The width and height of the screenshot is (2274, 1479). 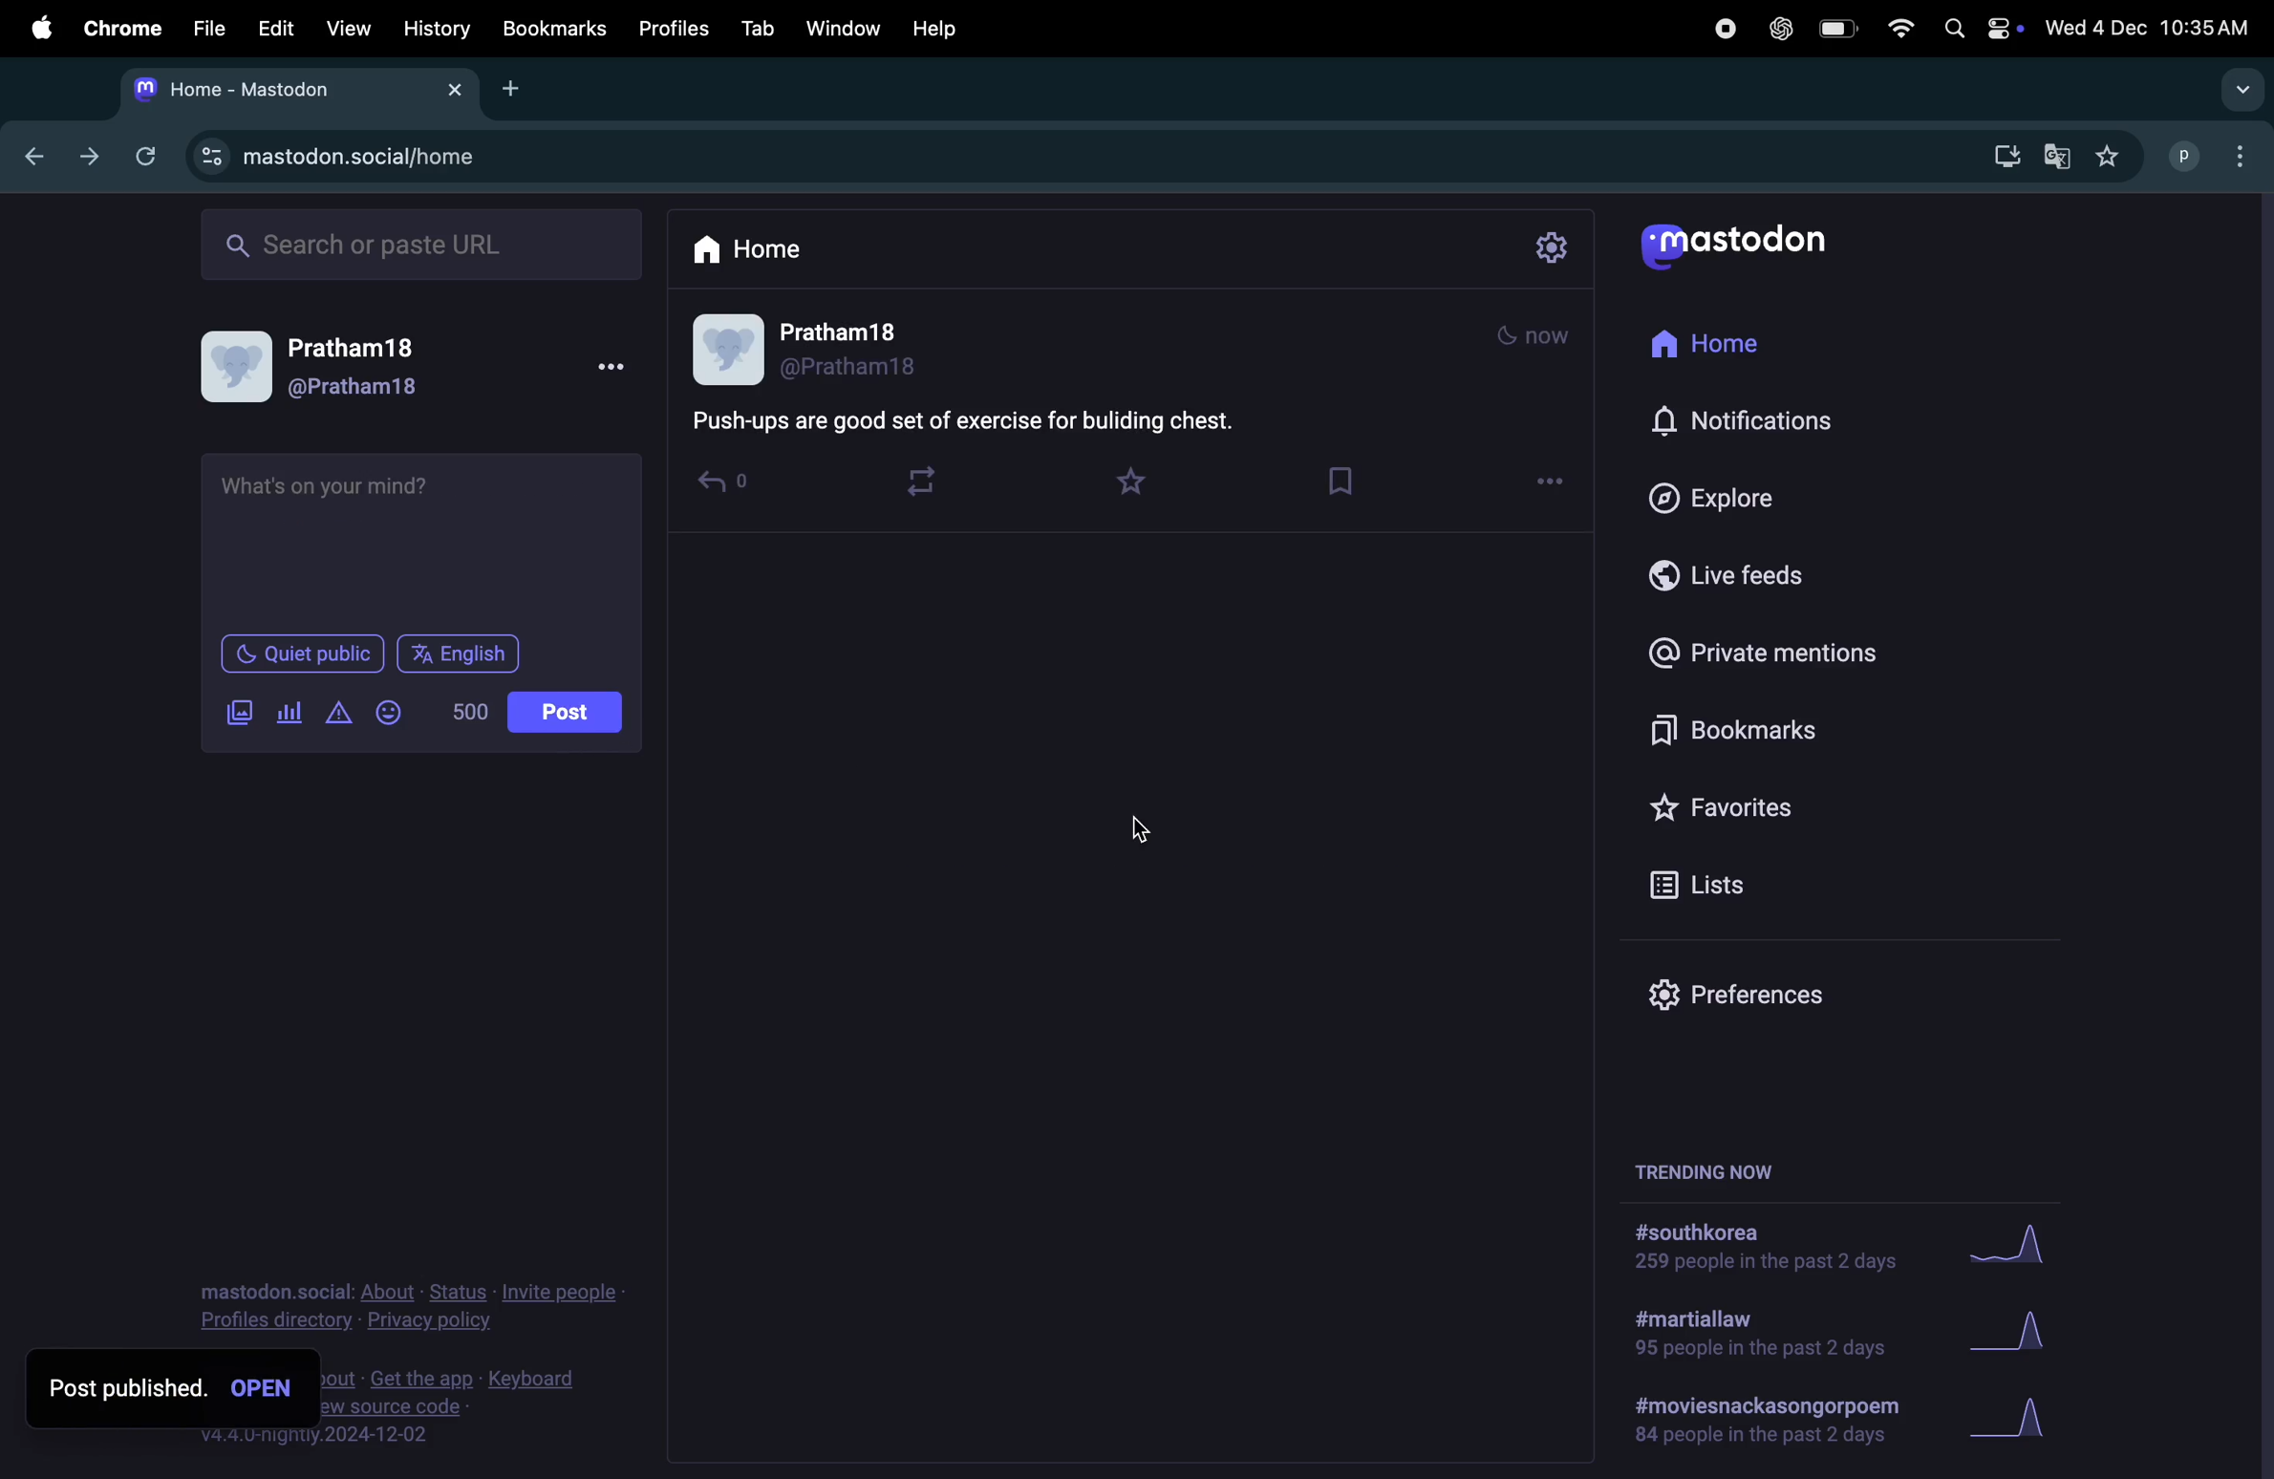 I want to click on settings, so click(x=1556, y=247).